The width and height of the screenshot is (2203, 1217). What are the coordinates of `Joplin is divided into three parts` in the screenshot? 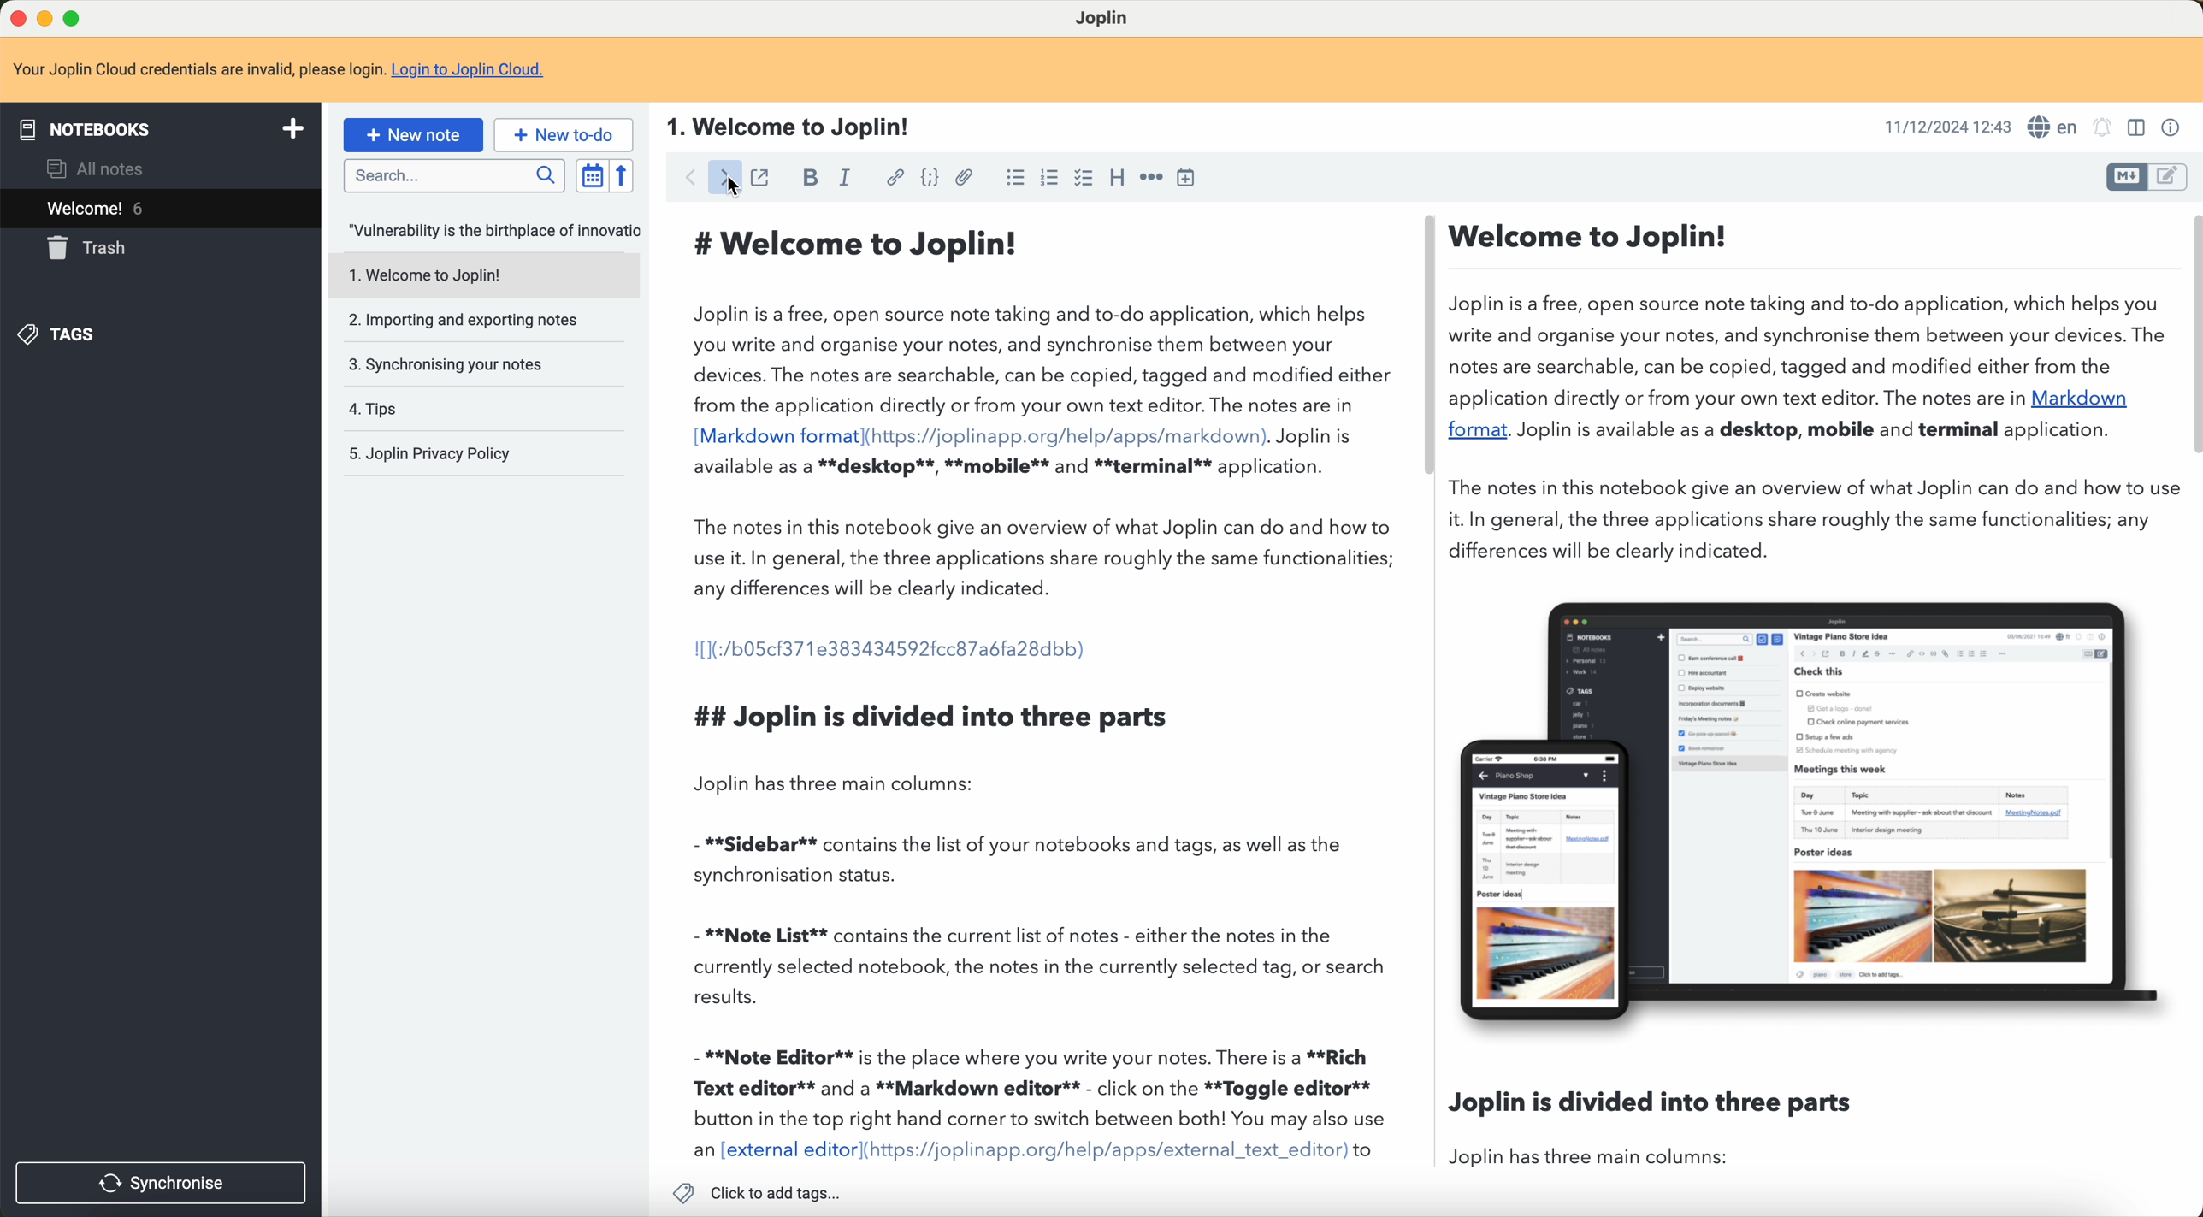 It's located at (1653, 1104).